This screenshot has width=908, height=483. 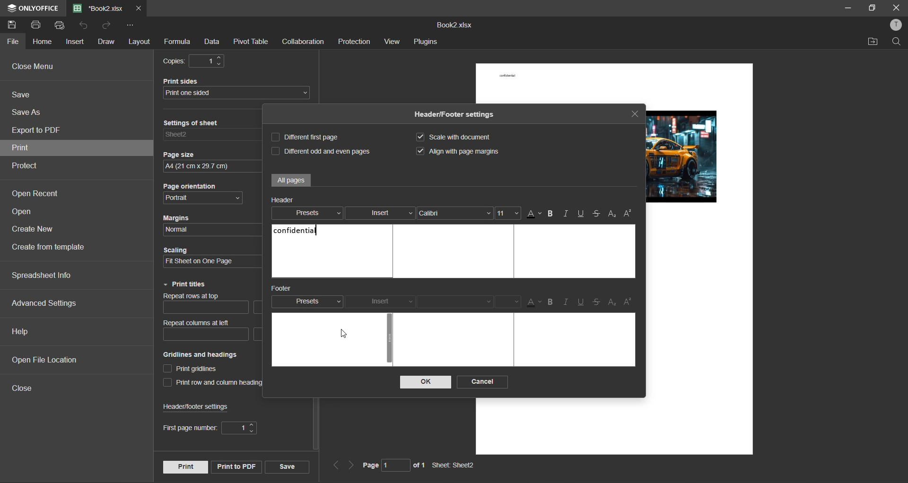 I want to click on scale with document, so click(x=450, y=138).